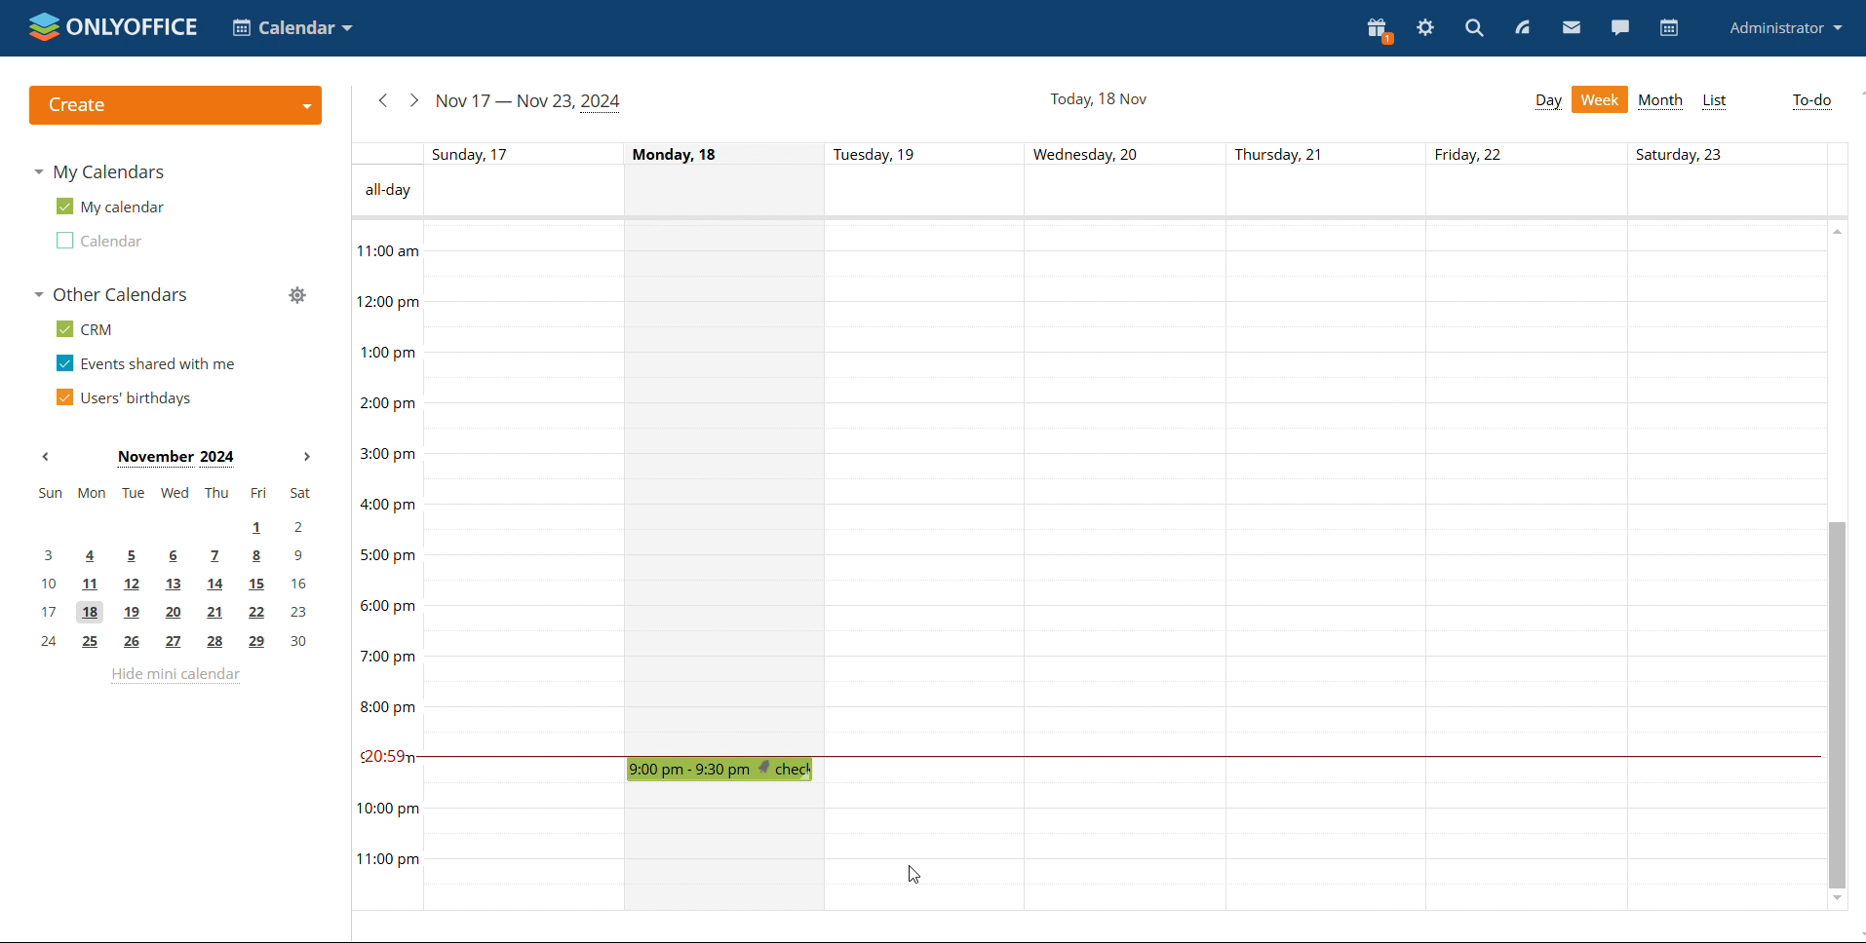 This screenshot has height=943, width=1866. Describe the element at coordinates (1127, 567) in the screenshot. I see `Wednesday` at that location.